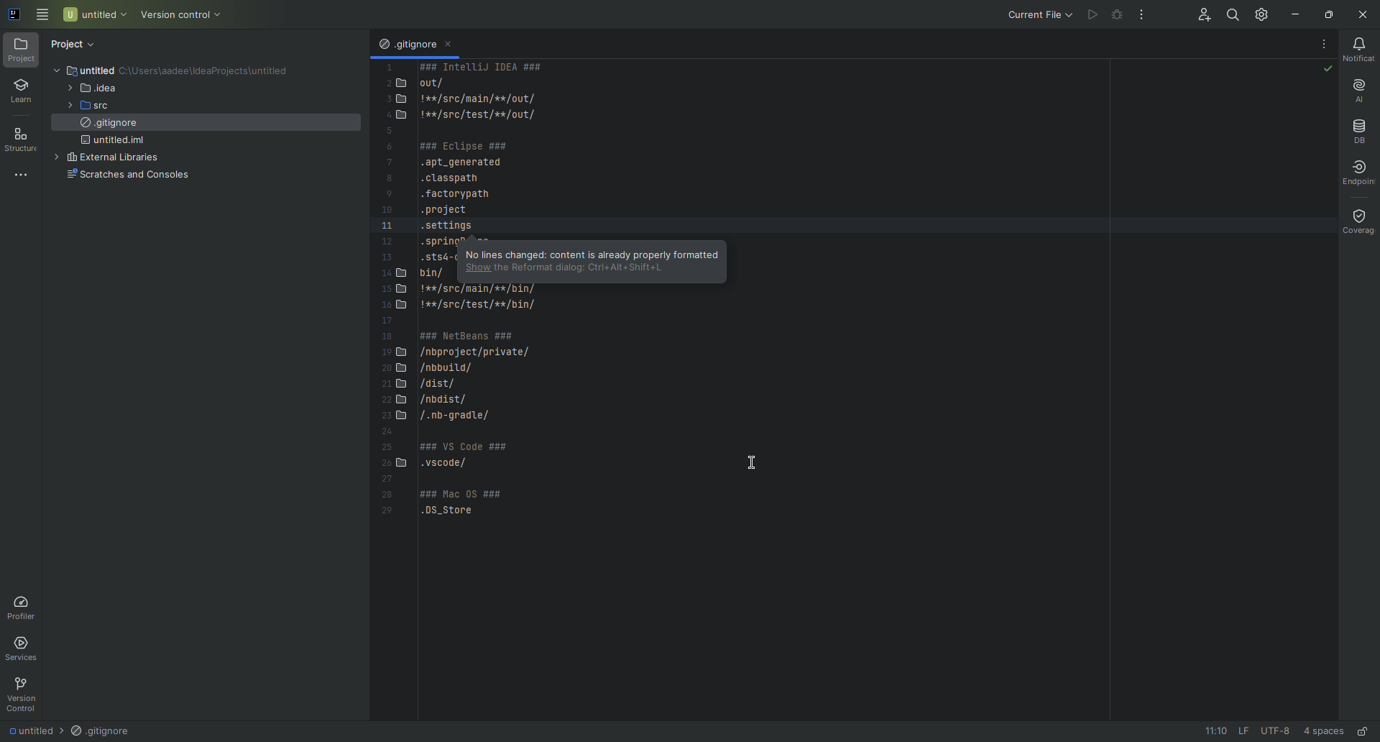 This screenshot has width=1380, height=742. Describe the element at coordinates (1116, 16) in the screenshot. I see `Debug` at that location.